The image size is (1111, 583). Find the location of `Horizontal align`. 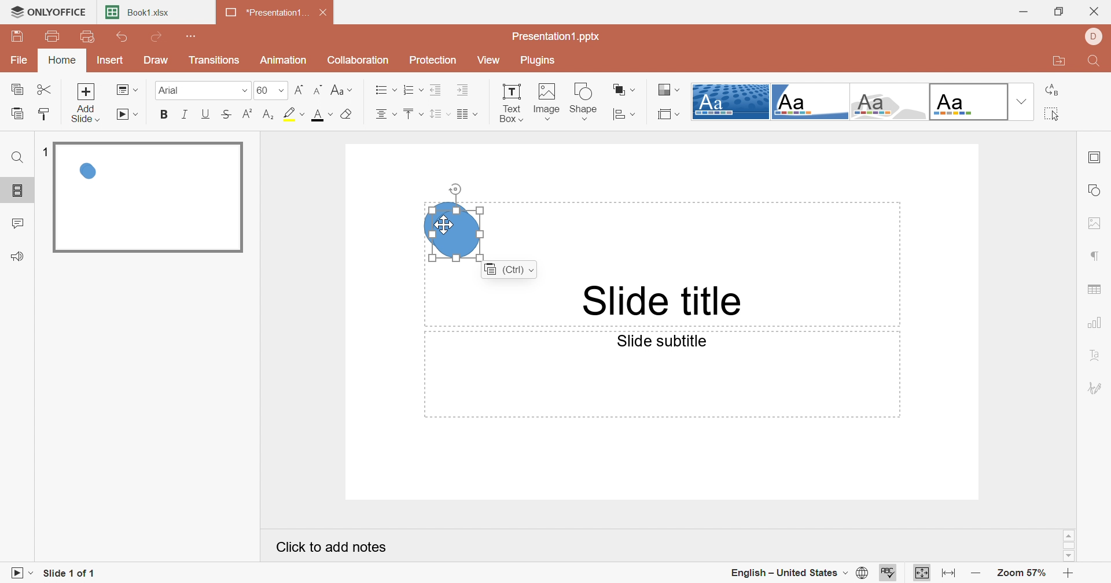

Horizontal align is located at coordinates (386, 114).